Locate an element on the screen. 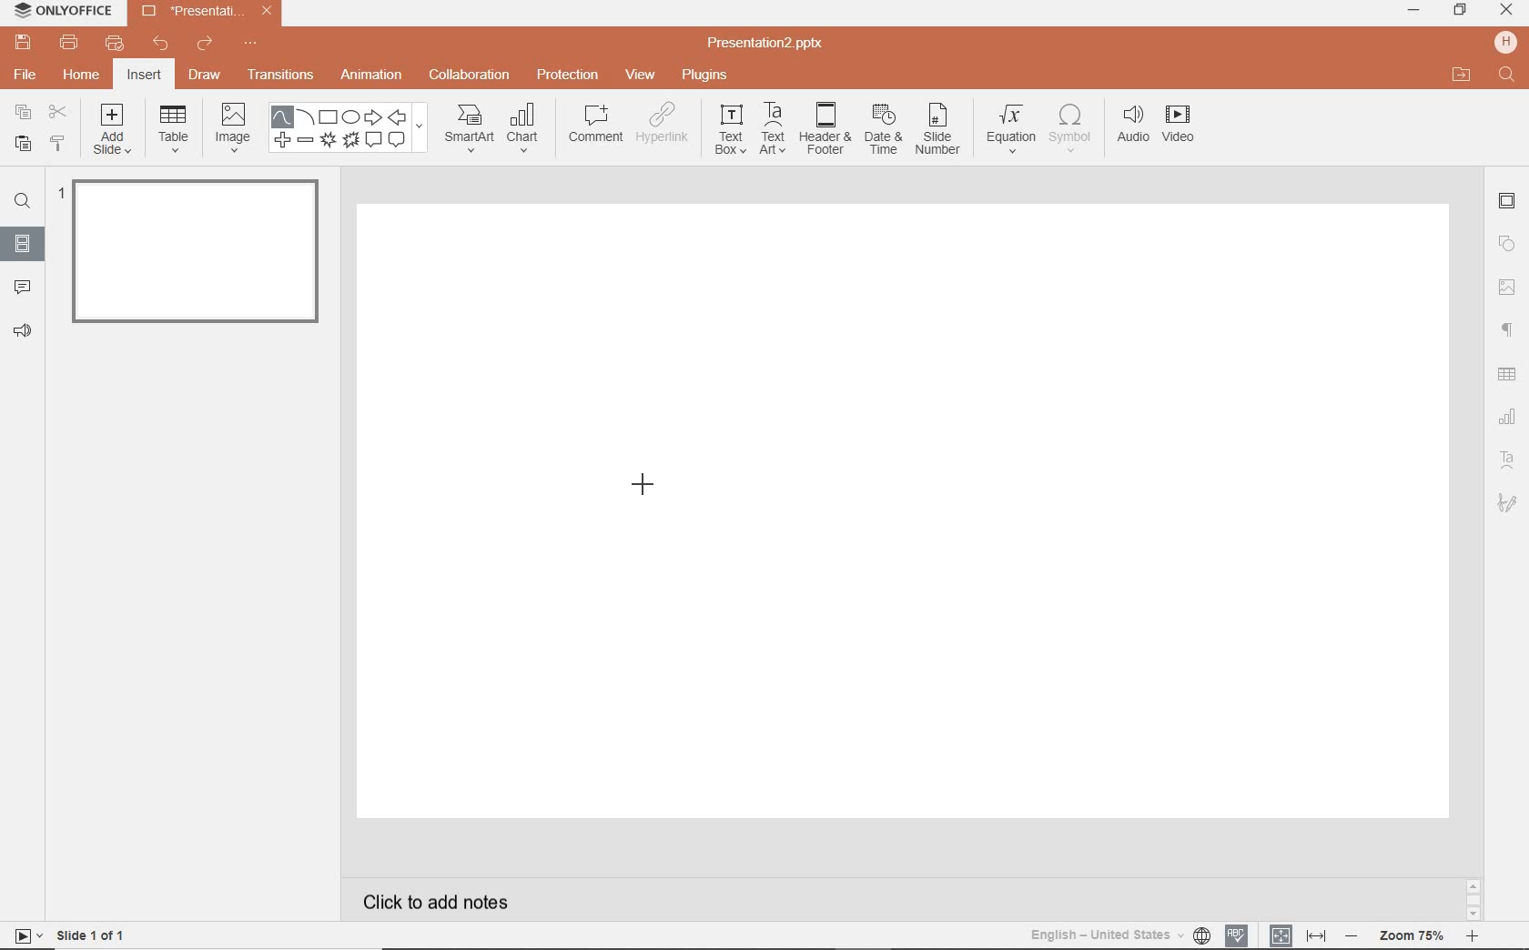  TABLE is located at coordinates (174, 130).